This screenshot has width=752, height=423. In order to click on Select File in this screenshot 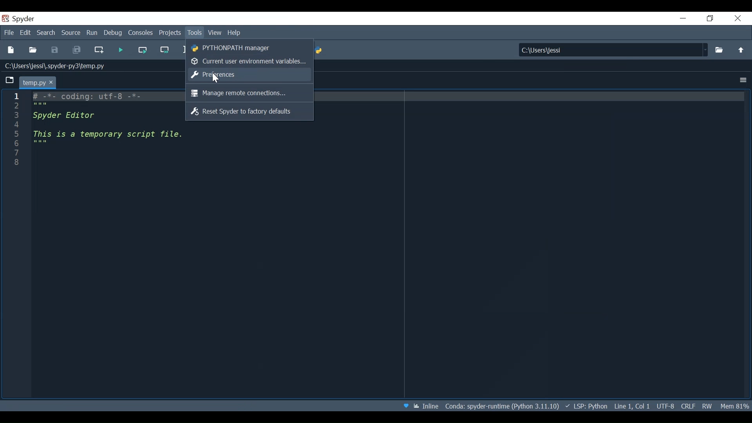, I will do `click(718, 49)`.